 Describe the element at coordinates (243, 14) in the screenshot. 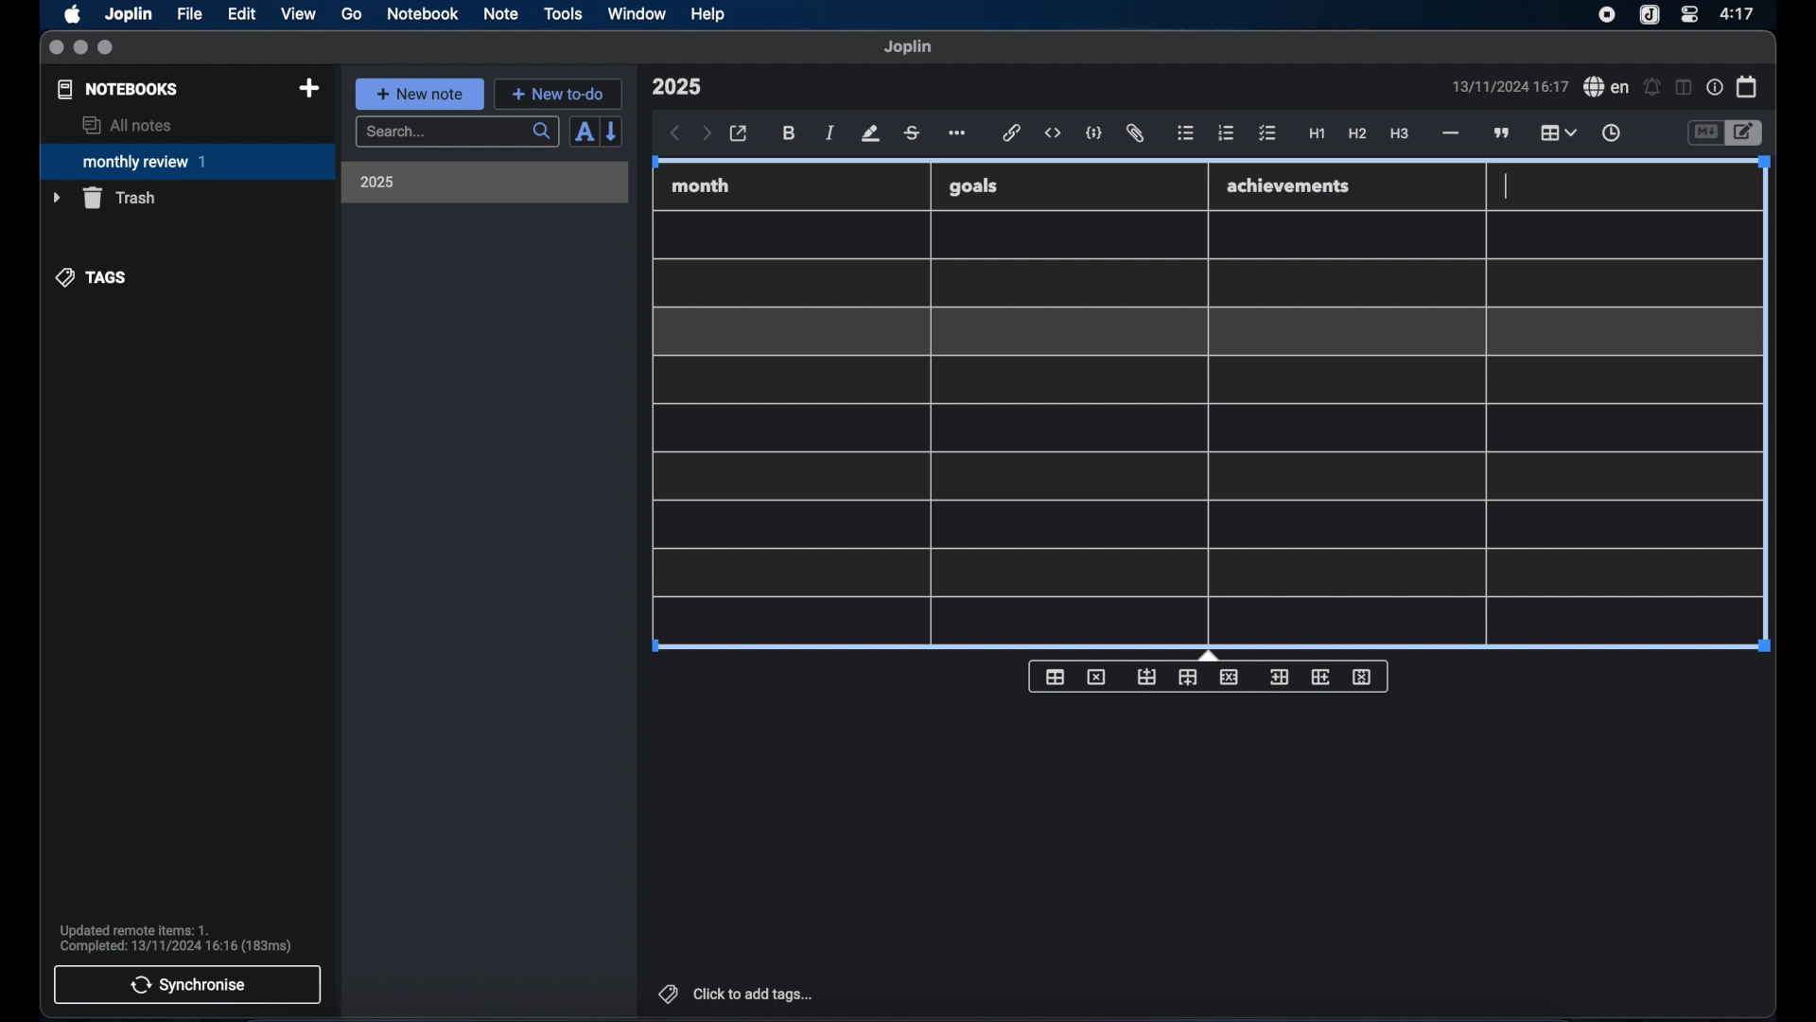

I see `edit` at that location.